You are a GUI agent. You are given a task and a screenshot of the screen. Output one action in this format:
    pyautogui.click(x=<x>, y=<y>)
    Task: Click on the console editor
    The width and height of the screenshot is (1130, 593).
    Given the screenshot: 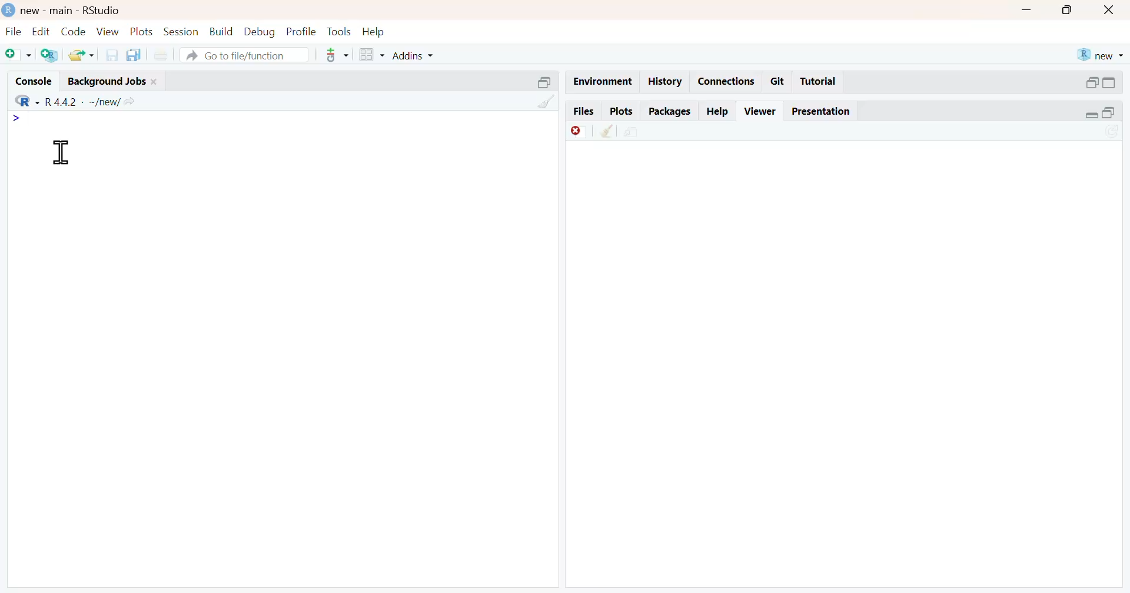 What is the action you would take?
    pyautogui.click(x=174, y=133)
    